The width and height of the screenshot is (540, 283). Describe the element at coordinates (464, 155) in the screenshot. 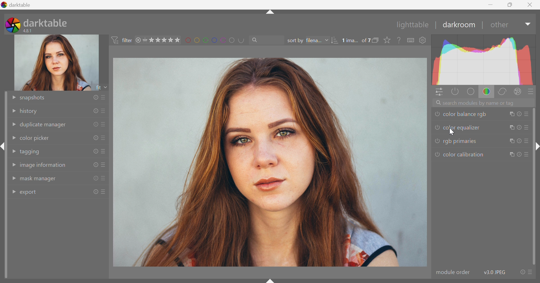

I see `color calibration` at that location.